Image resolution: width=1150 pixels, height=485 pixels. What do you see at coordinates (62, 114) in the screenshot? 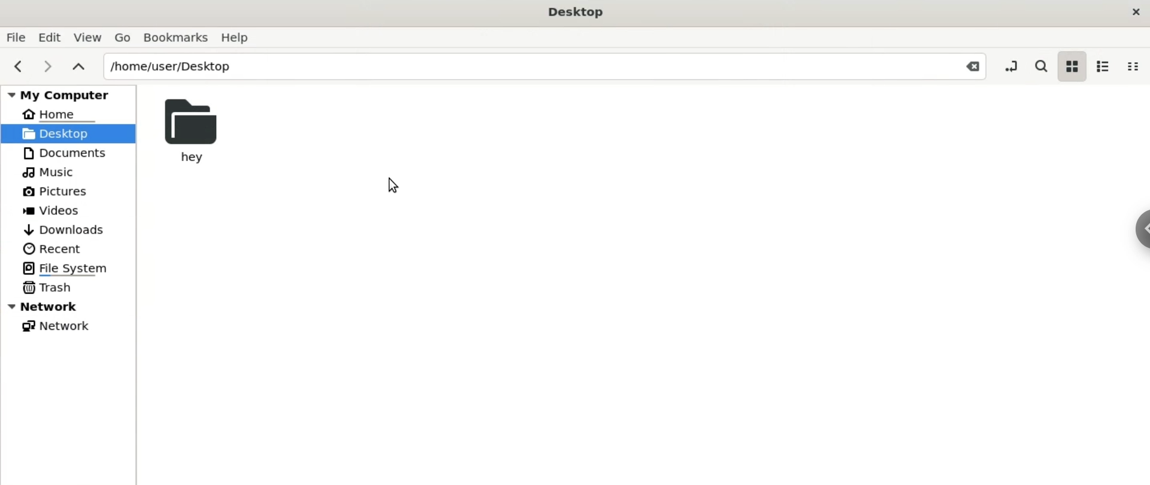
I see `home` at bounding box center [62, 114].